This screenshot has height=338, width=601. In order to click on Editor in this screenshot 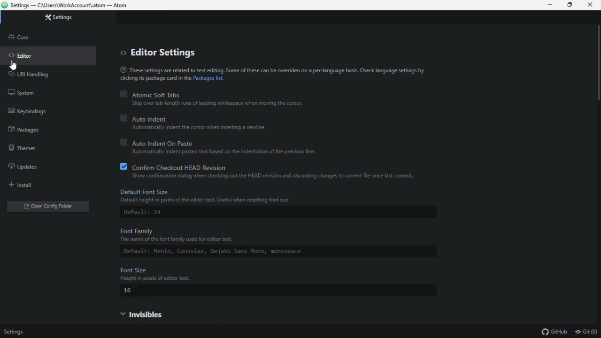, I will do `click(23, 56)`.